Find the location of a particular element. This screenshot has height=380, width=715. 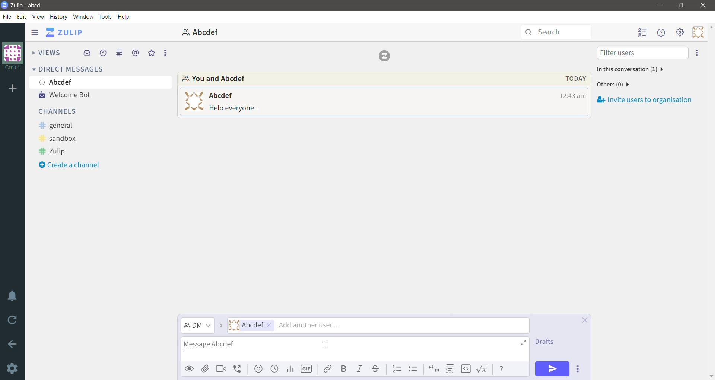

Combined feed is located at coordinates (119, 53).